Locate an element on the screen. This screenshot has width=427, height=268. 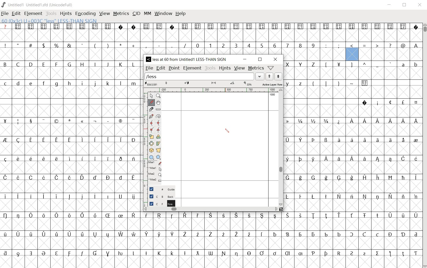
special letters is located at coordinates (352, 139).